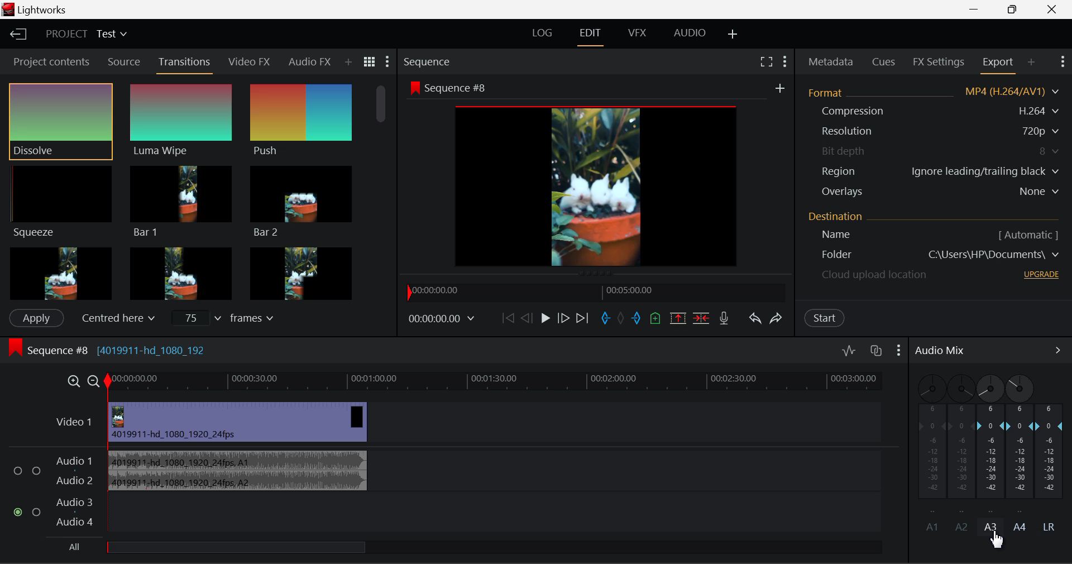 The image size is (1072, 564). What do you see at coordinates (115, 318) in the screenshot?
I see `Centered here` at bounding box center [115, 318].